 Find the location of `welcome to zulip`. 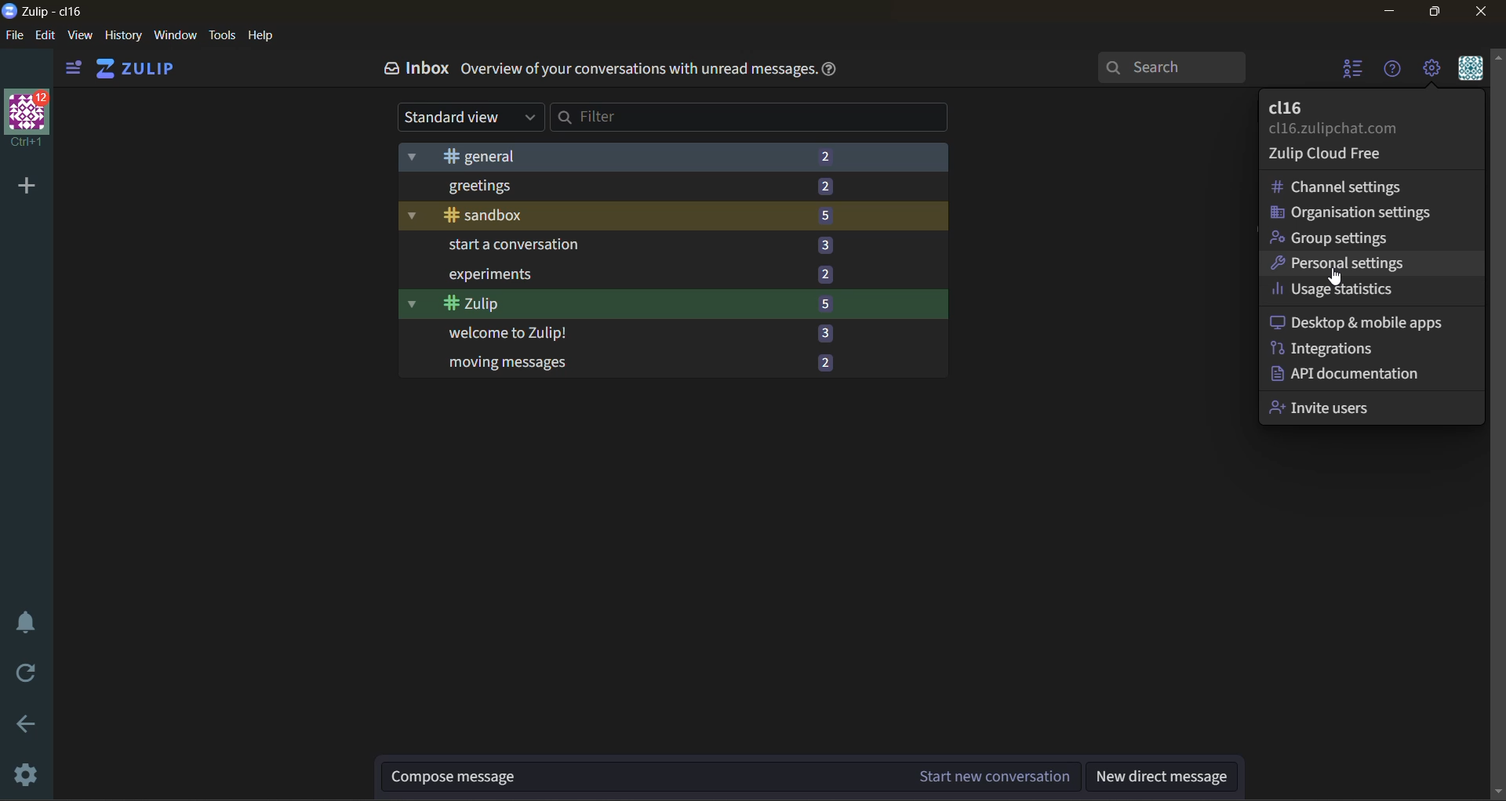

welcome to zulip is located at coordinates (621, 334).